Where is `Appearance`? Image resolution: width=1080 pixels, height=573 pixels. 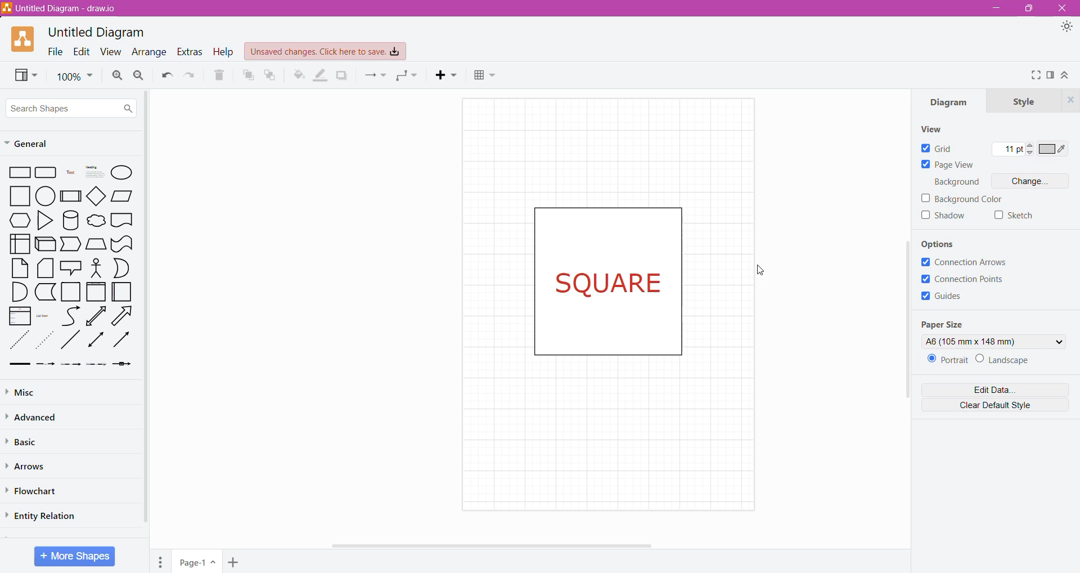
Appearance is located at coordinates (1066, 27).